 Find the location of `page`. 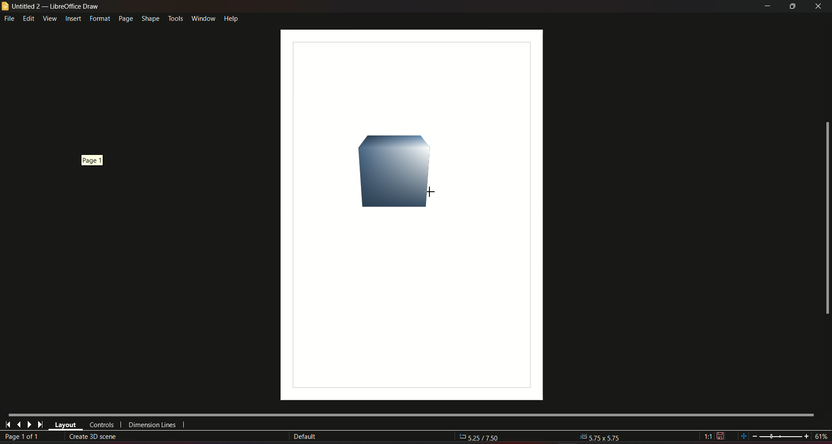

page is located at coordinates (125, 19).